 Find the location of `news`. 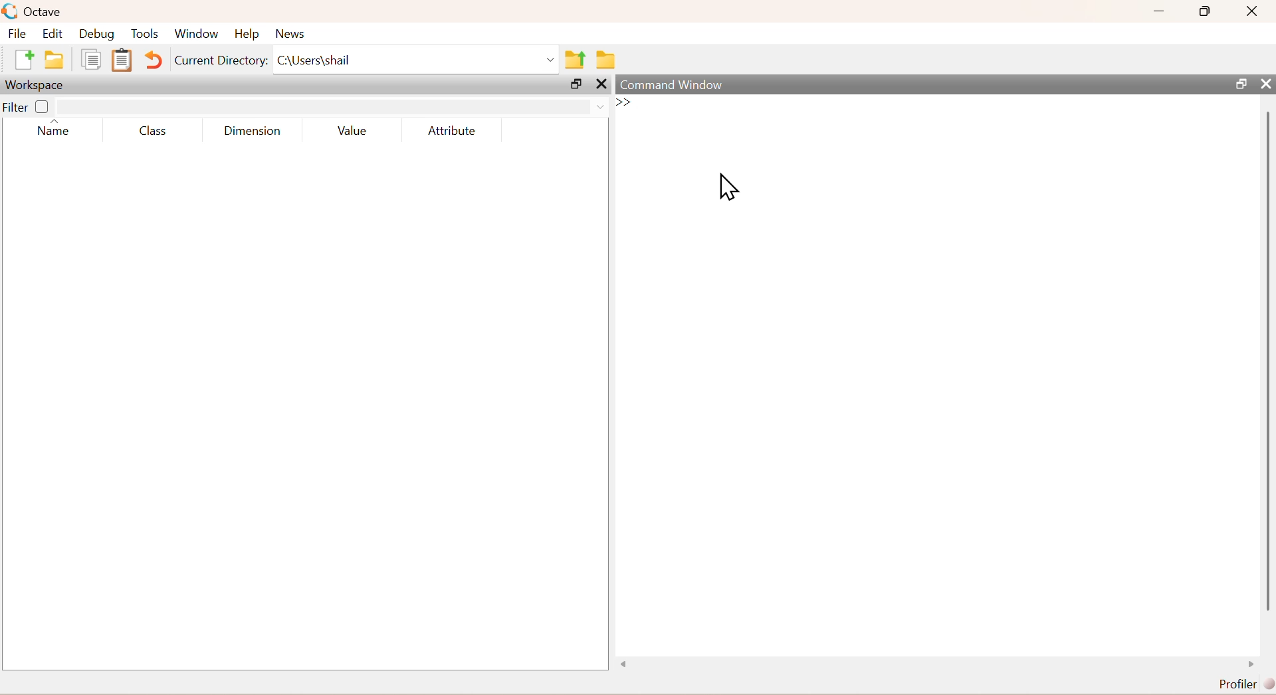

news is located at coordinates (292, 34).